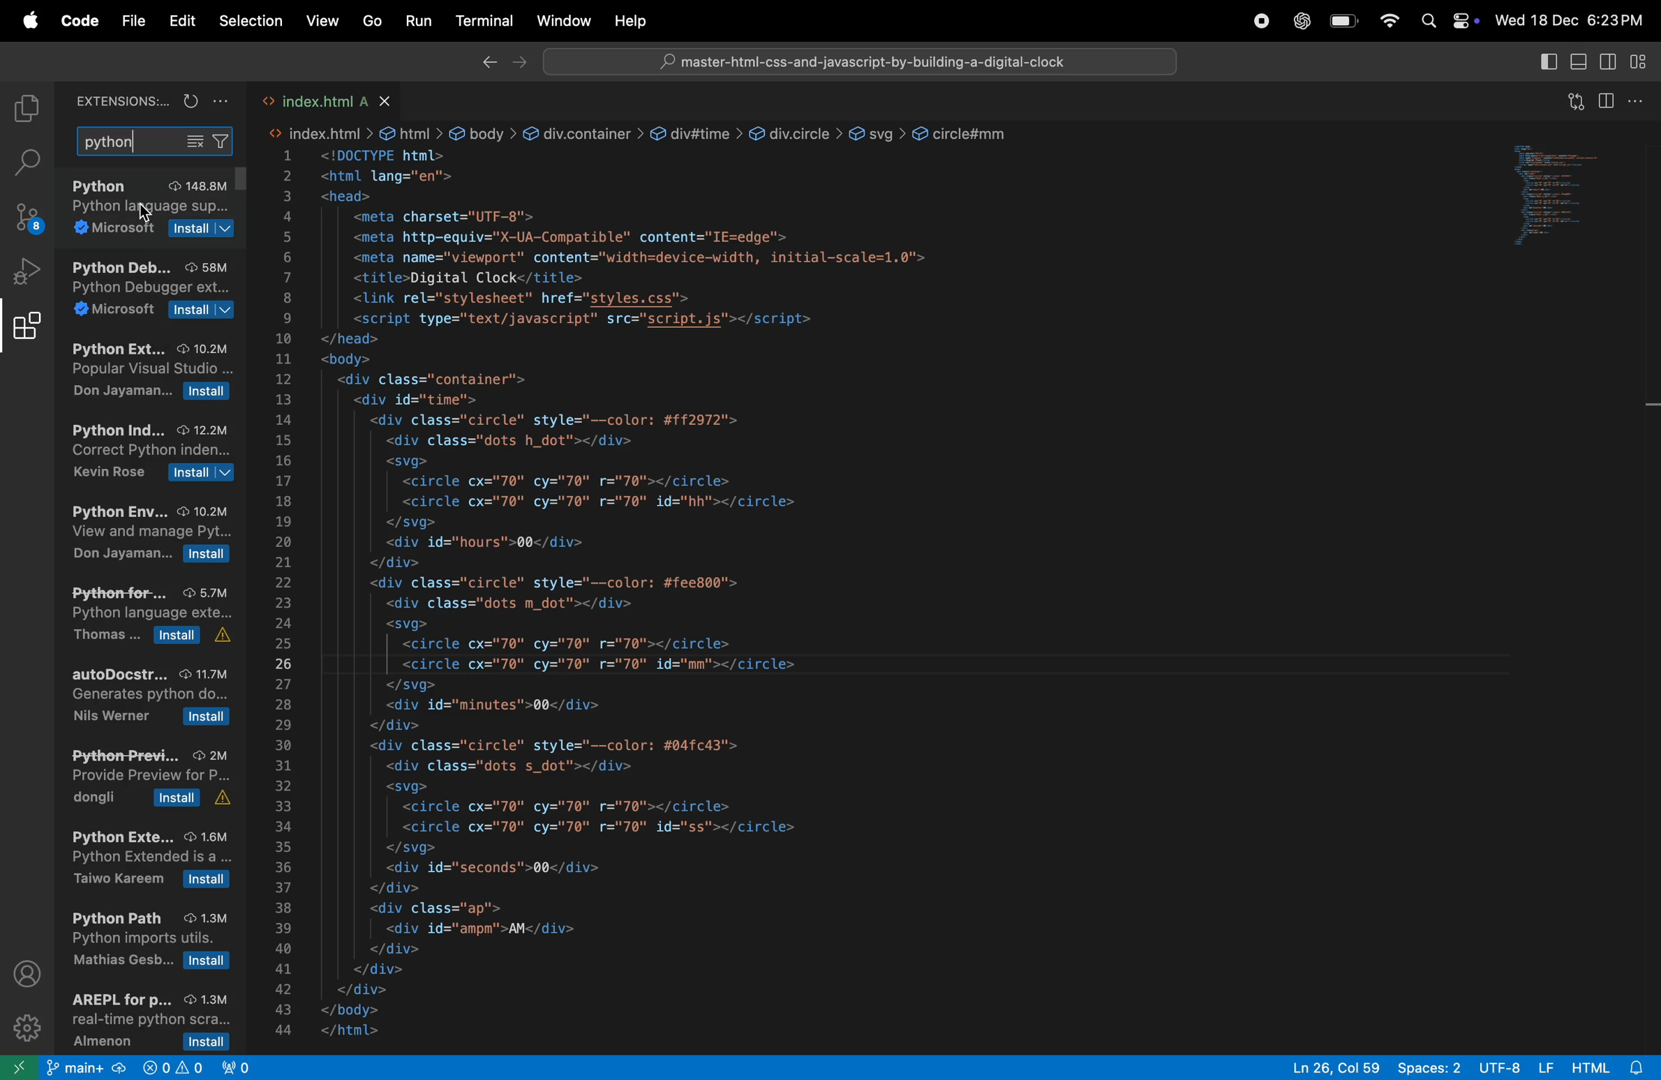 The height and width of the screenshot is (1080, 1661). What do you see at coordinates (149, 210) in the screenshot?
I see `cursor` at bounding box center [149, 210].